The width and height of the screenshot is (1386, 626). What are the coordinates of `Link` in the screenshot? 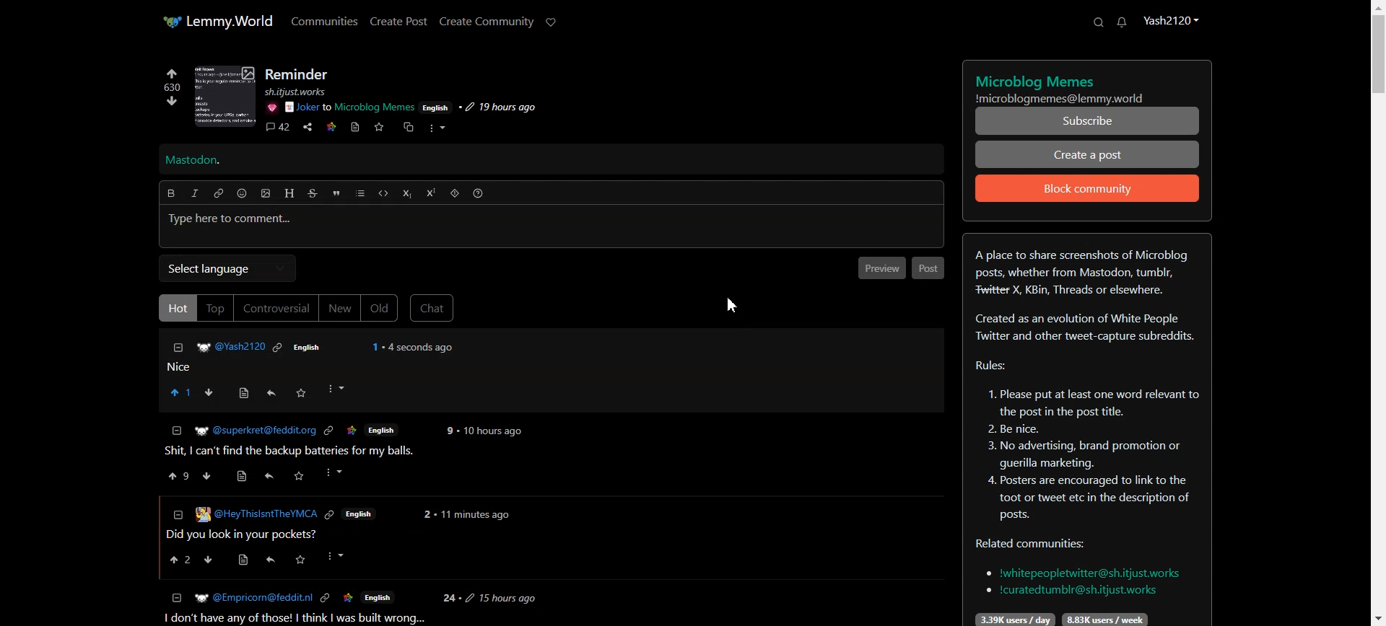 It's located at (331, 125).